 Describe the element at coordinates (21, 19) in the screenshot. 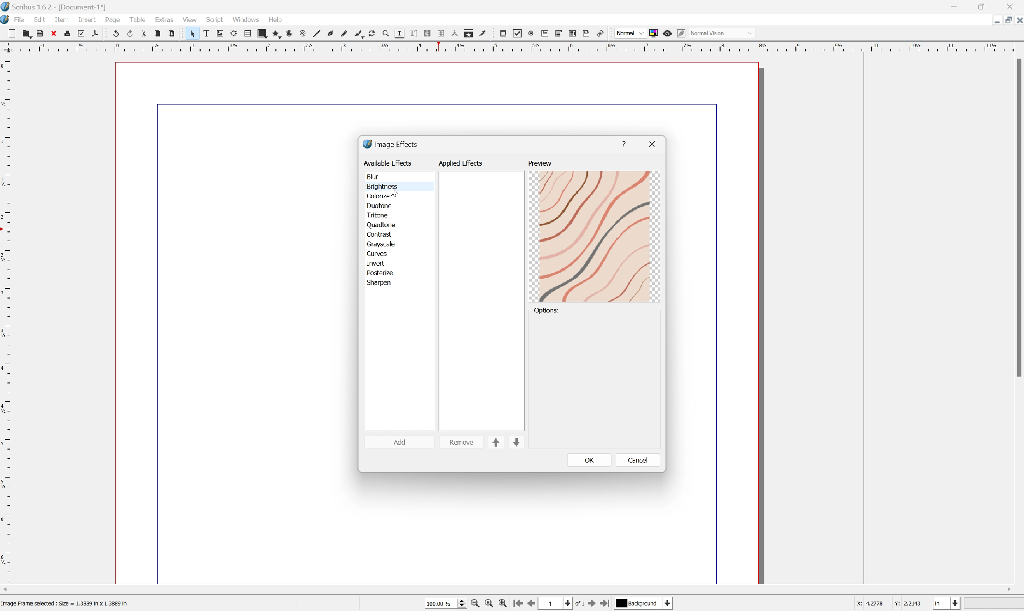

I see `File` at that location.